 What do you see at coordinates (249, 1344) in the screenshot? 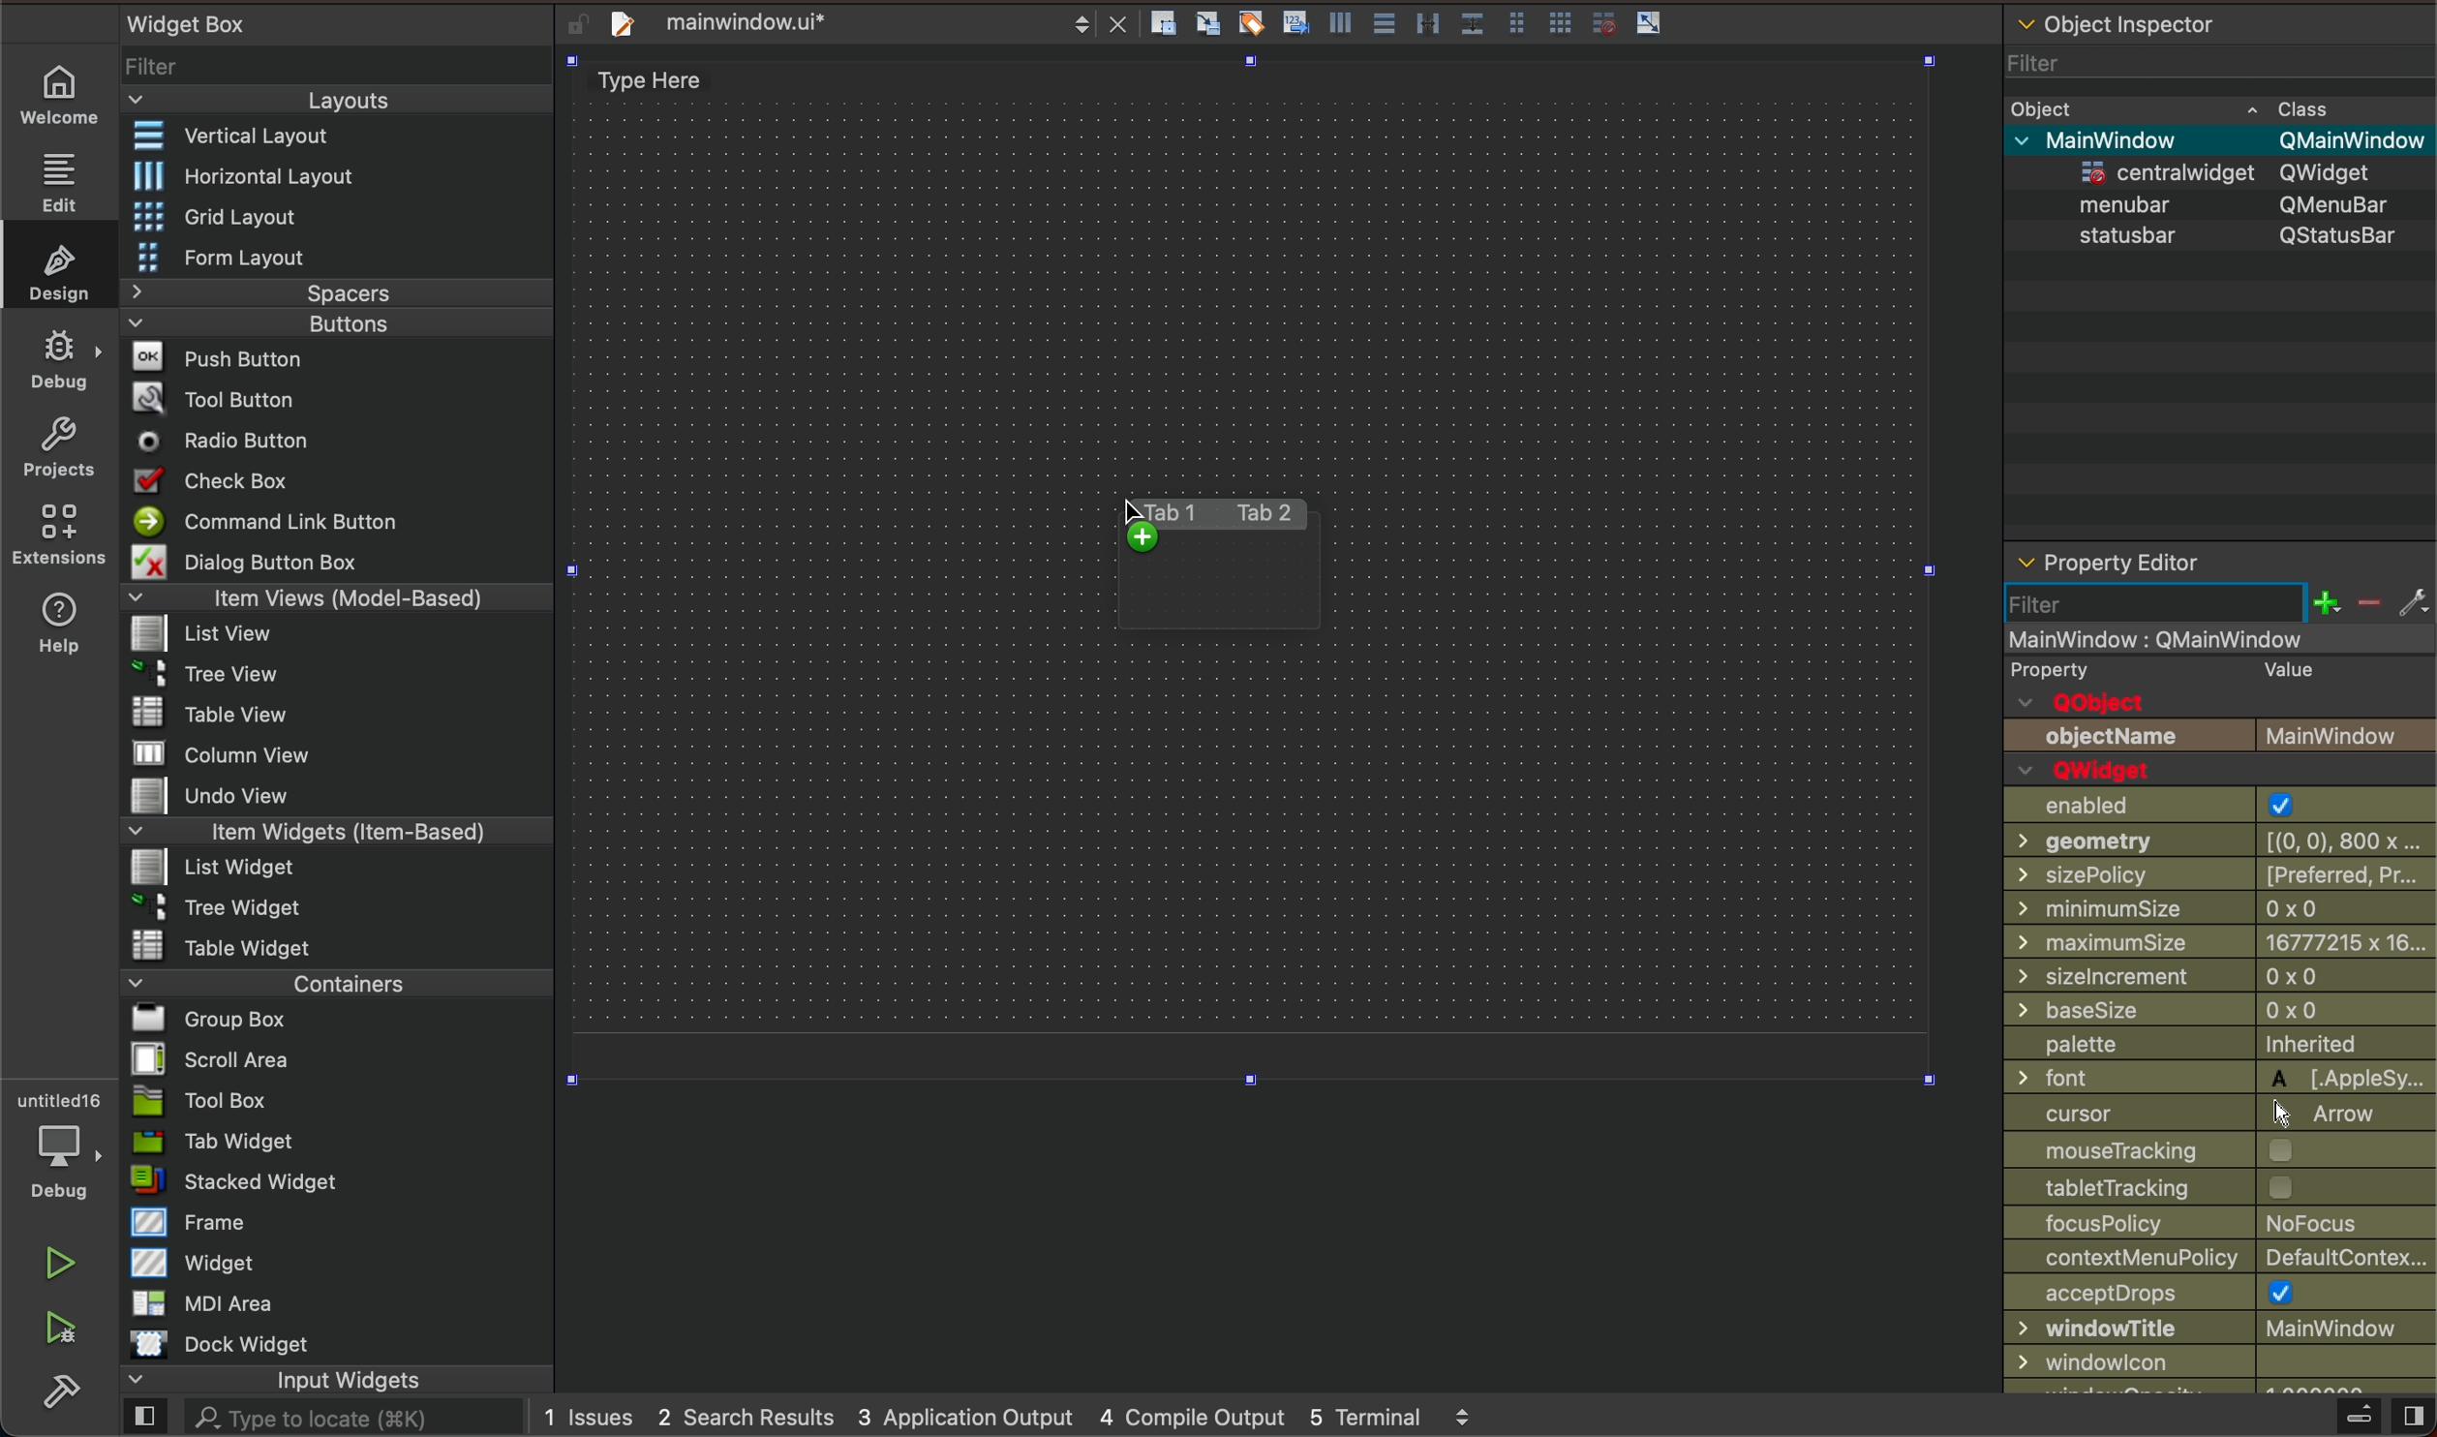
I see `Dock widget` at bounding box center [249, 1344].